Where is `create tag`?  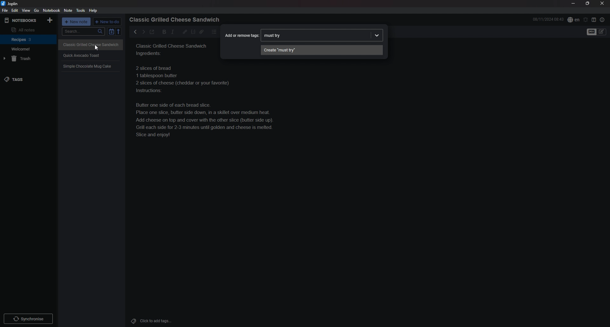 create tag is located at coordinates (322, 50).